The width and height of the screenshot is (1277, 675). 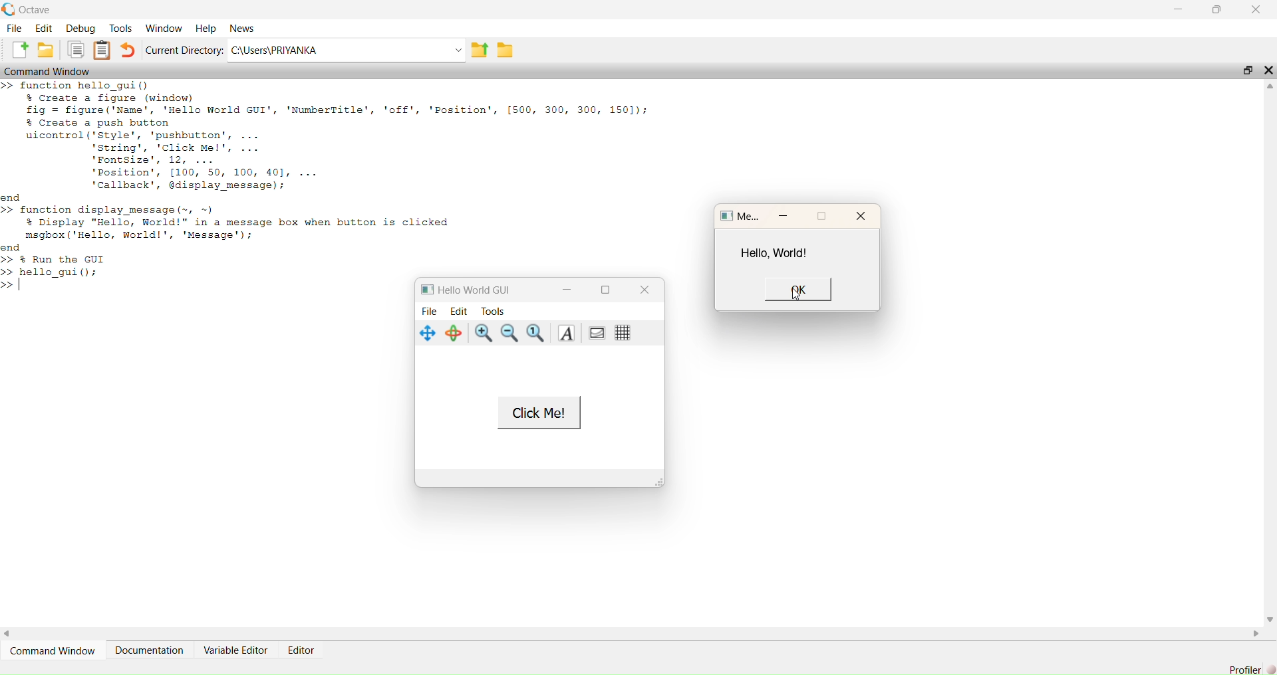 What do you see at coordinates (1256, 9) in the screenshot?
I see `close` at bounding box center [1256, 9].